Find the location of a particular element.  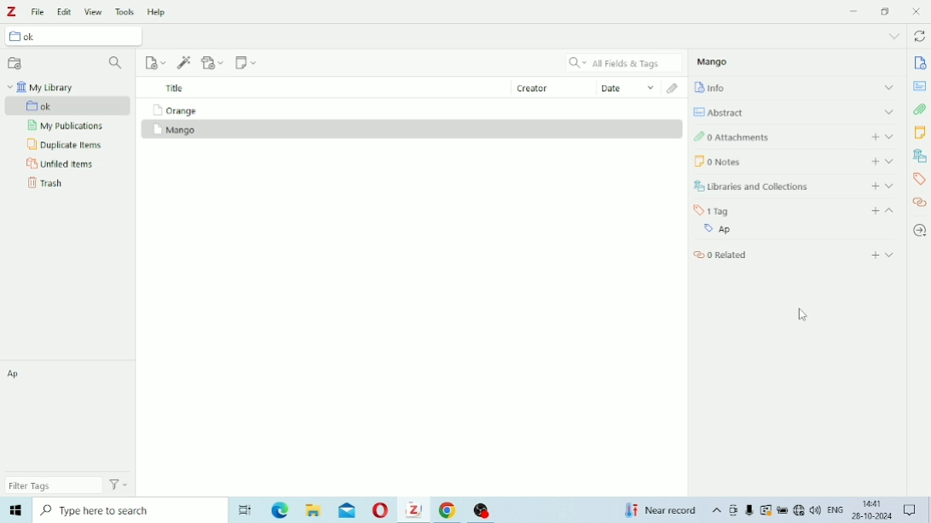

Locate is located at coordinates (919, 231).